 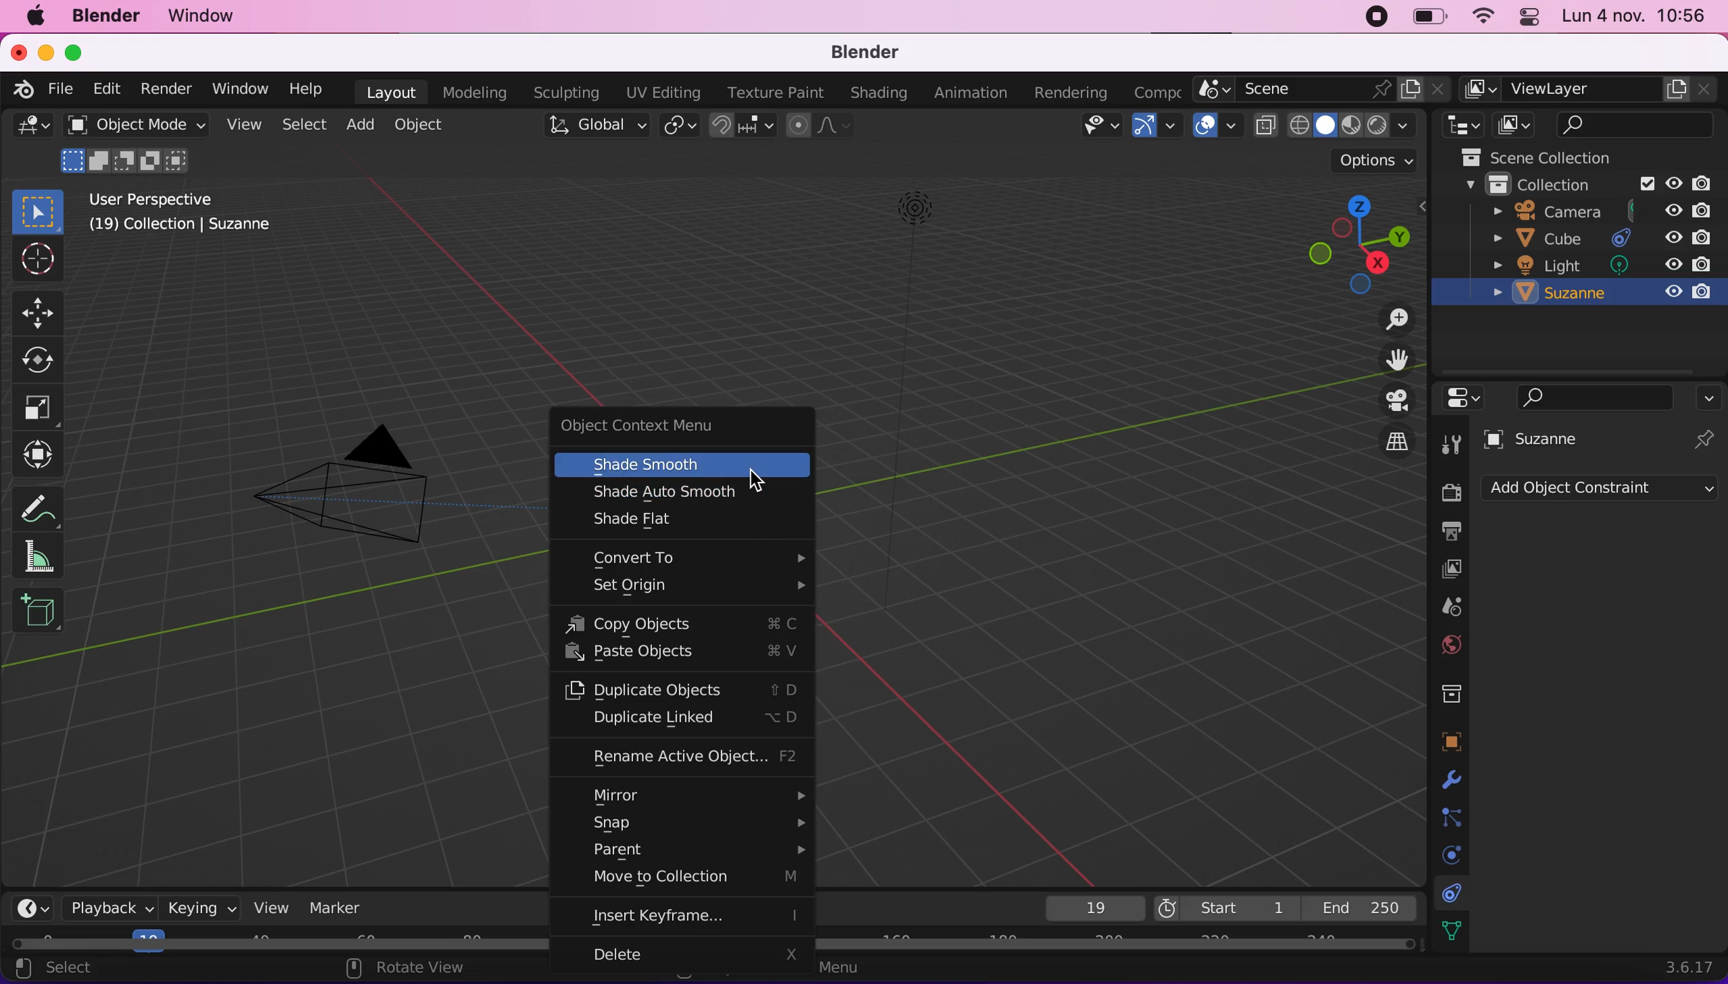 I want to click on Material preview display, so click(x=1352, y=123).